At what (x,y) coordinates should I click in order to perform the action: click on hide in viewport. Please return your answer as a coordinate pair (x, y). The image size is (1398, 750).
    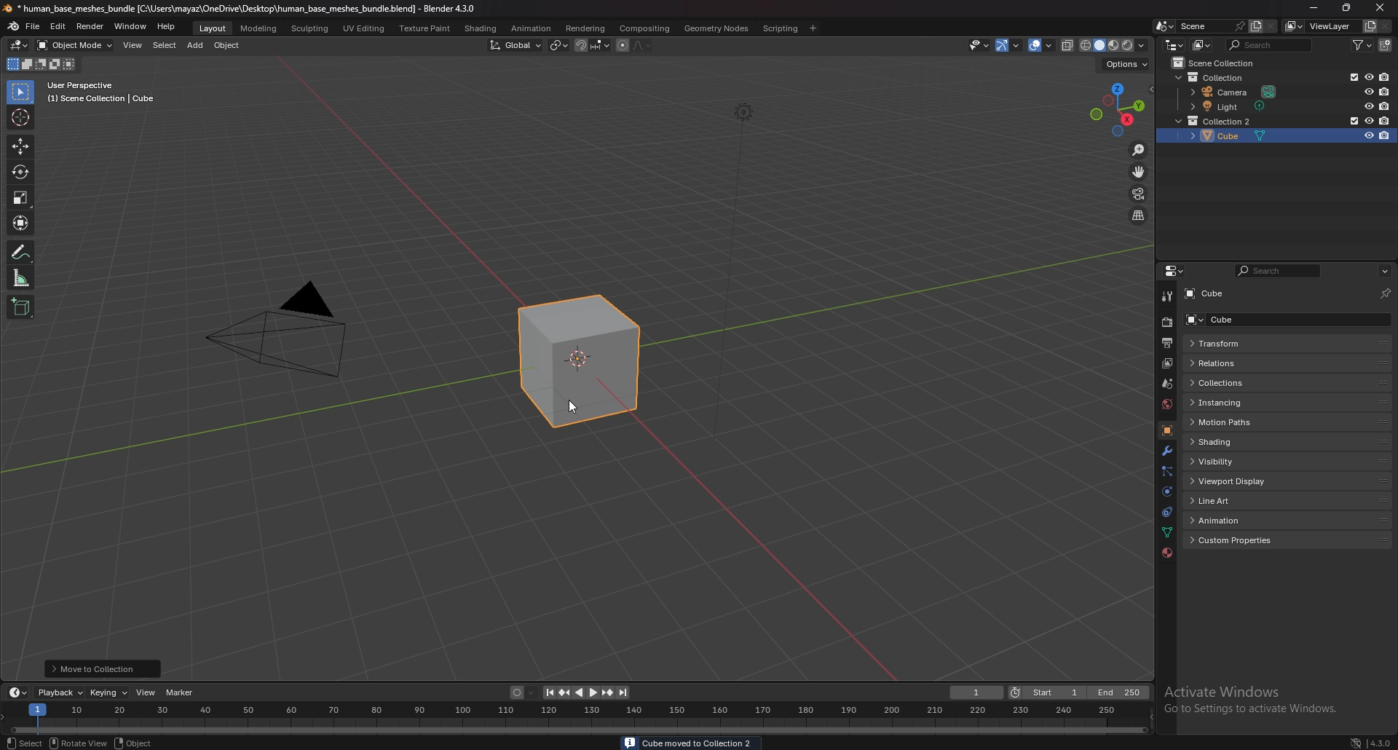
    Looking at the image, I should click on (1368, 76).